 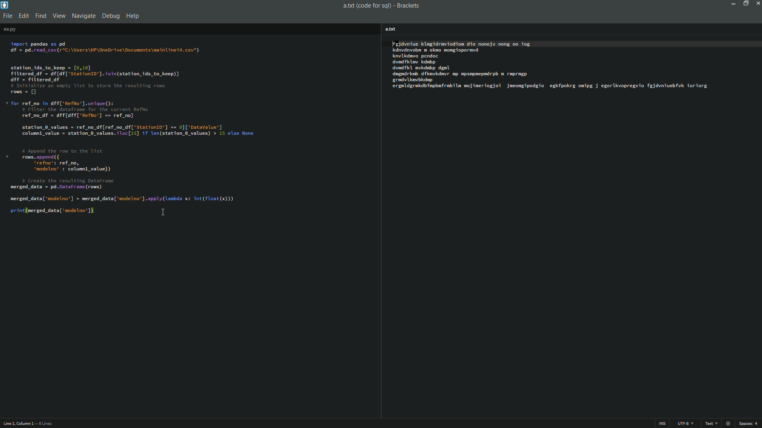 I want to click on python, so click(x=709, y=423).